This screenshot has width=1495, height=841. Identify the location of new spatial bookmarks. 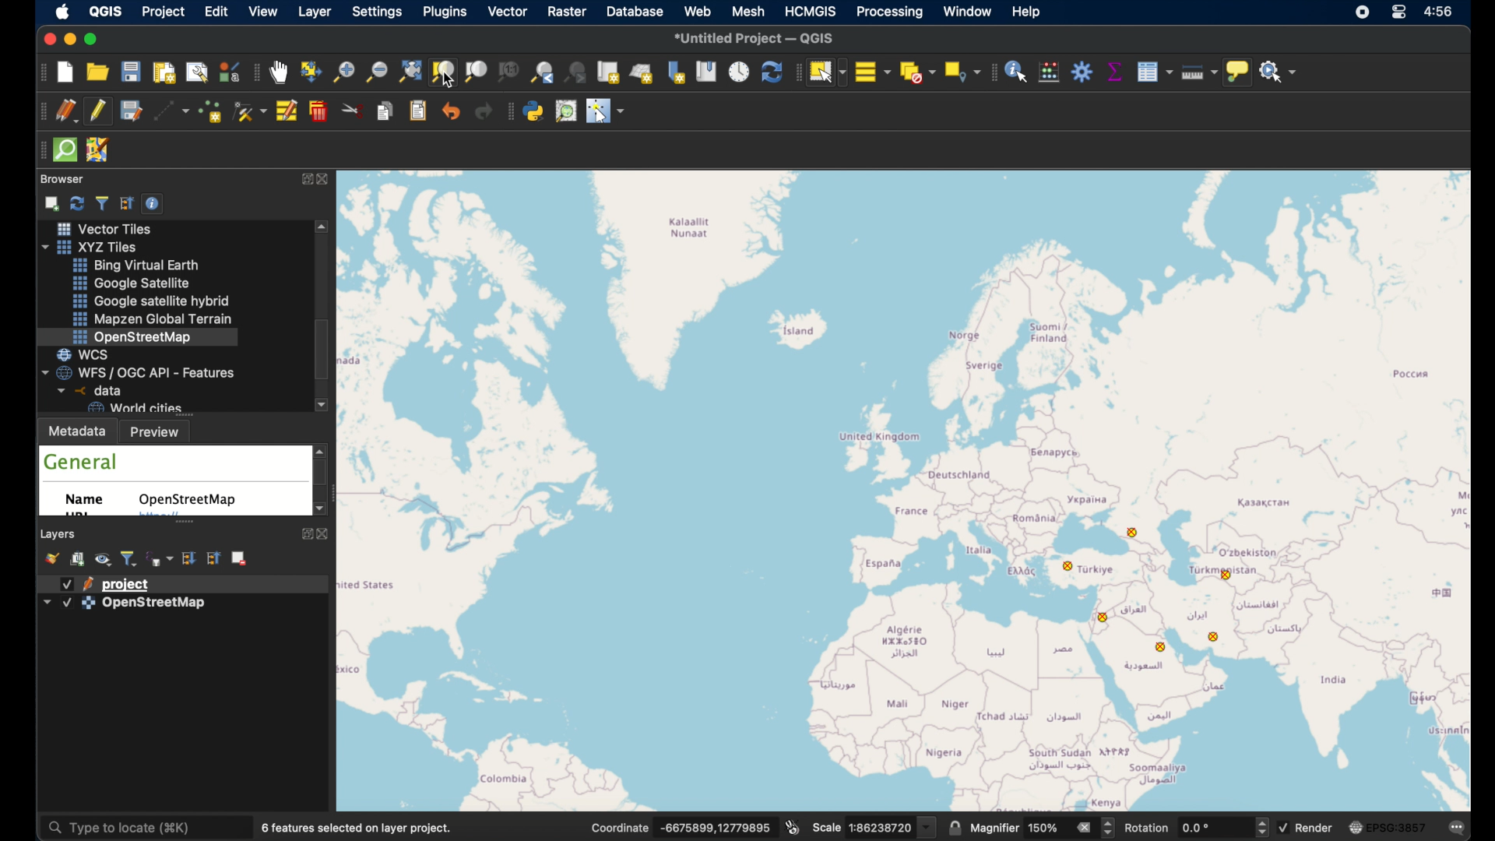
(677, 72).